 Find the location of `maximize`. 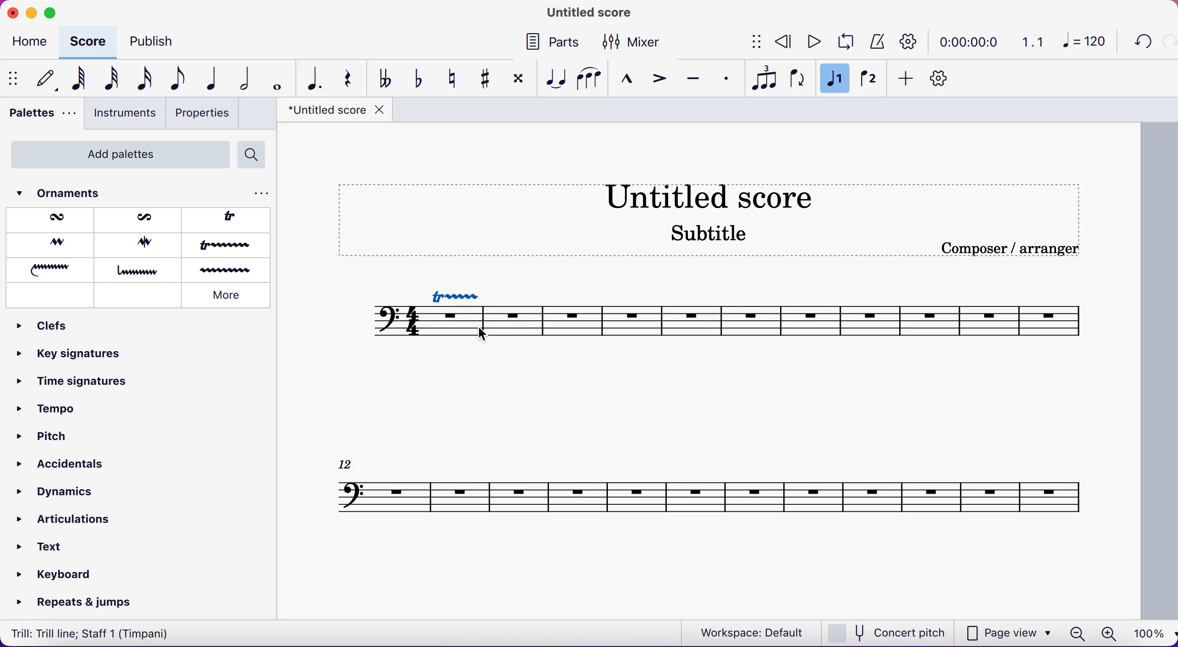

maximize is located at coordinates (51, 13).